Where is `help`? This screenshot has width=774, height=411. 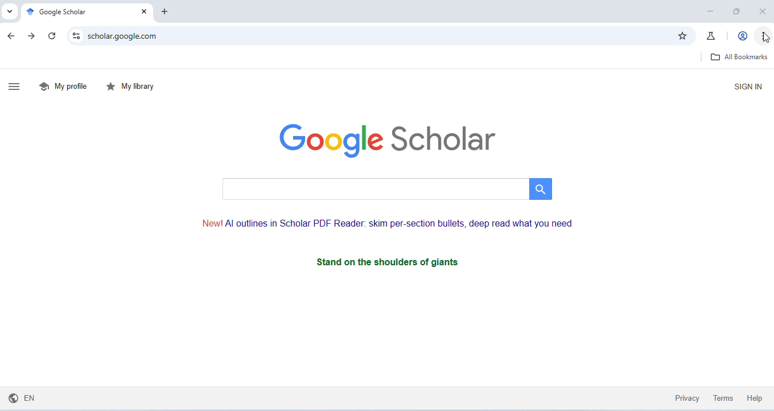 help is located at coordinates (755, 398).